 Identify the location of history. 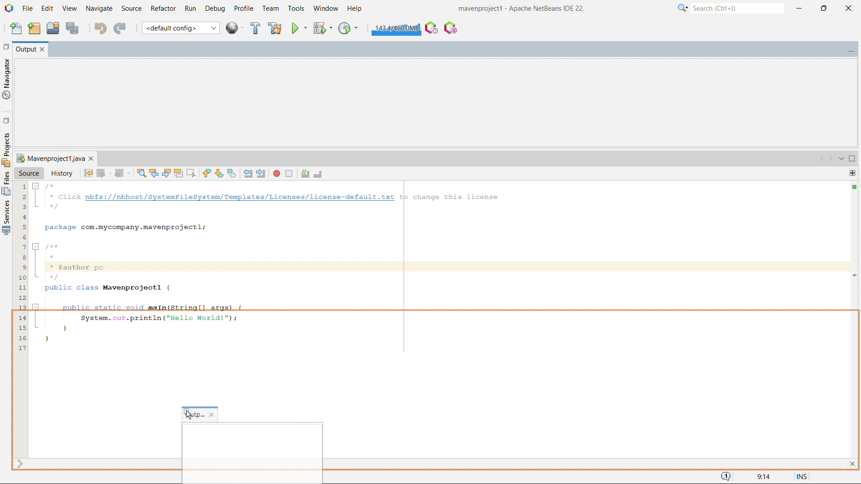
(62, 173).